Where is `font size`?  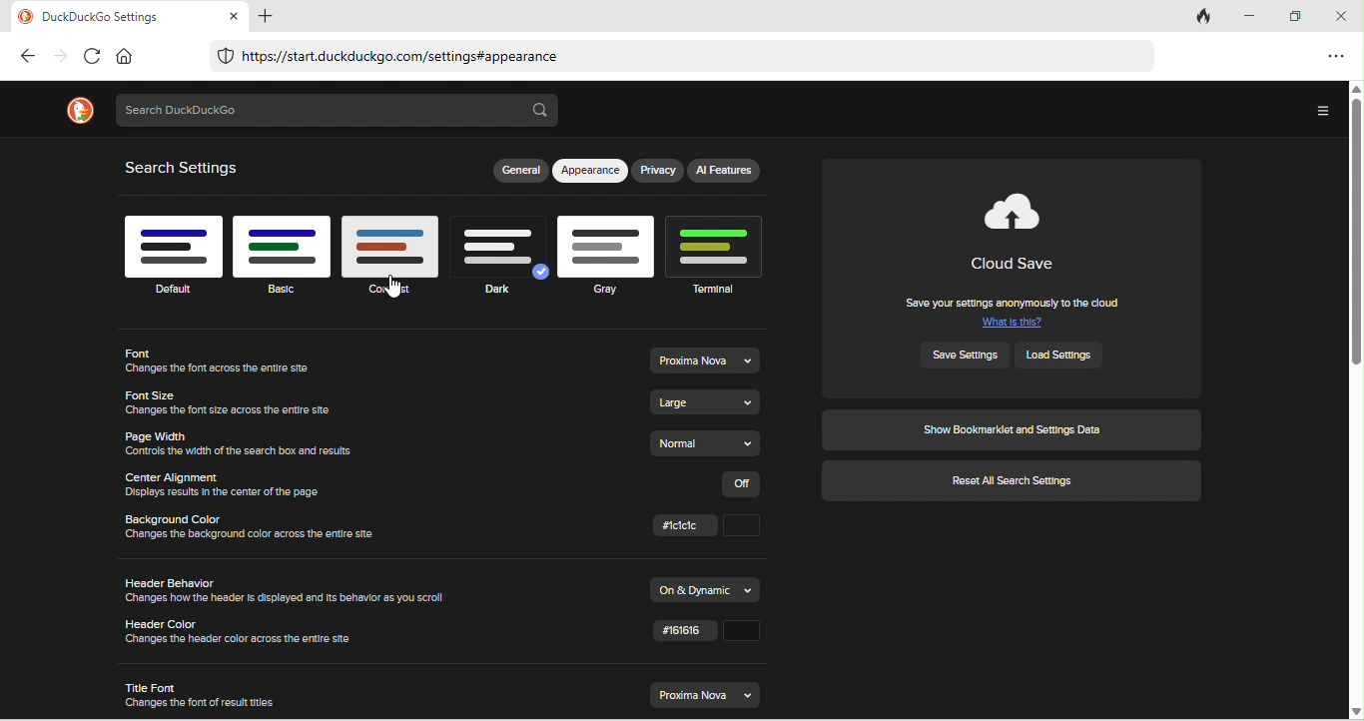
font size is located at coordinates (234, 402).